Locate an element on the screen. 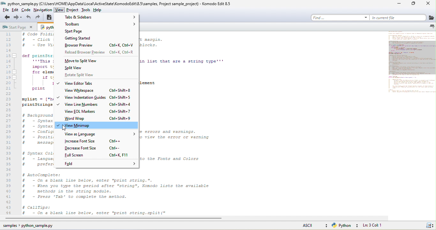 The width and height of the screenshot is (436, 230). fold is located at coordinates (96, 164).